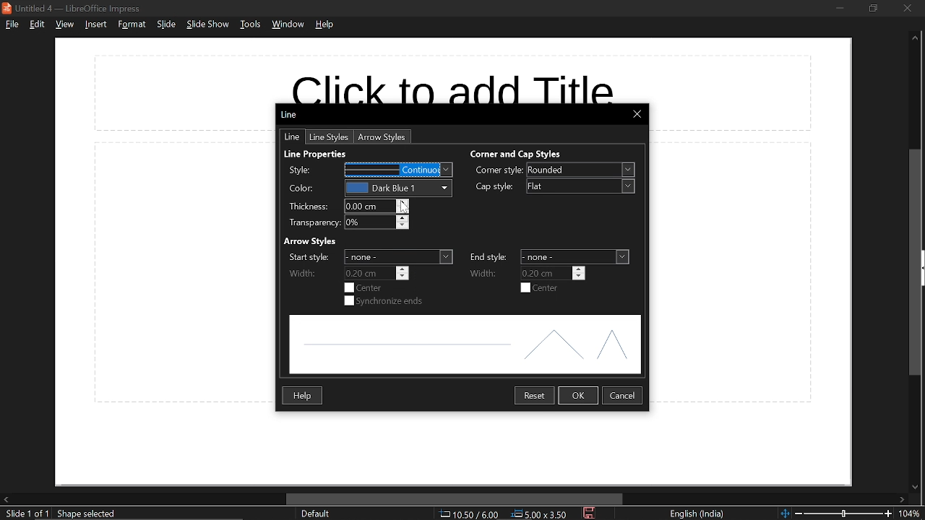 This screenshot has height=520, width=925. Describe the element at coordinates (309, 264) in the screenshot. I see `Lables` at that location.